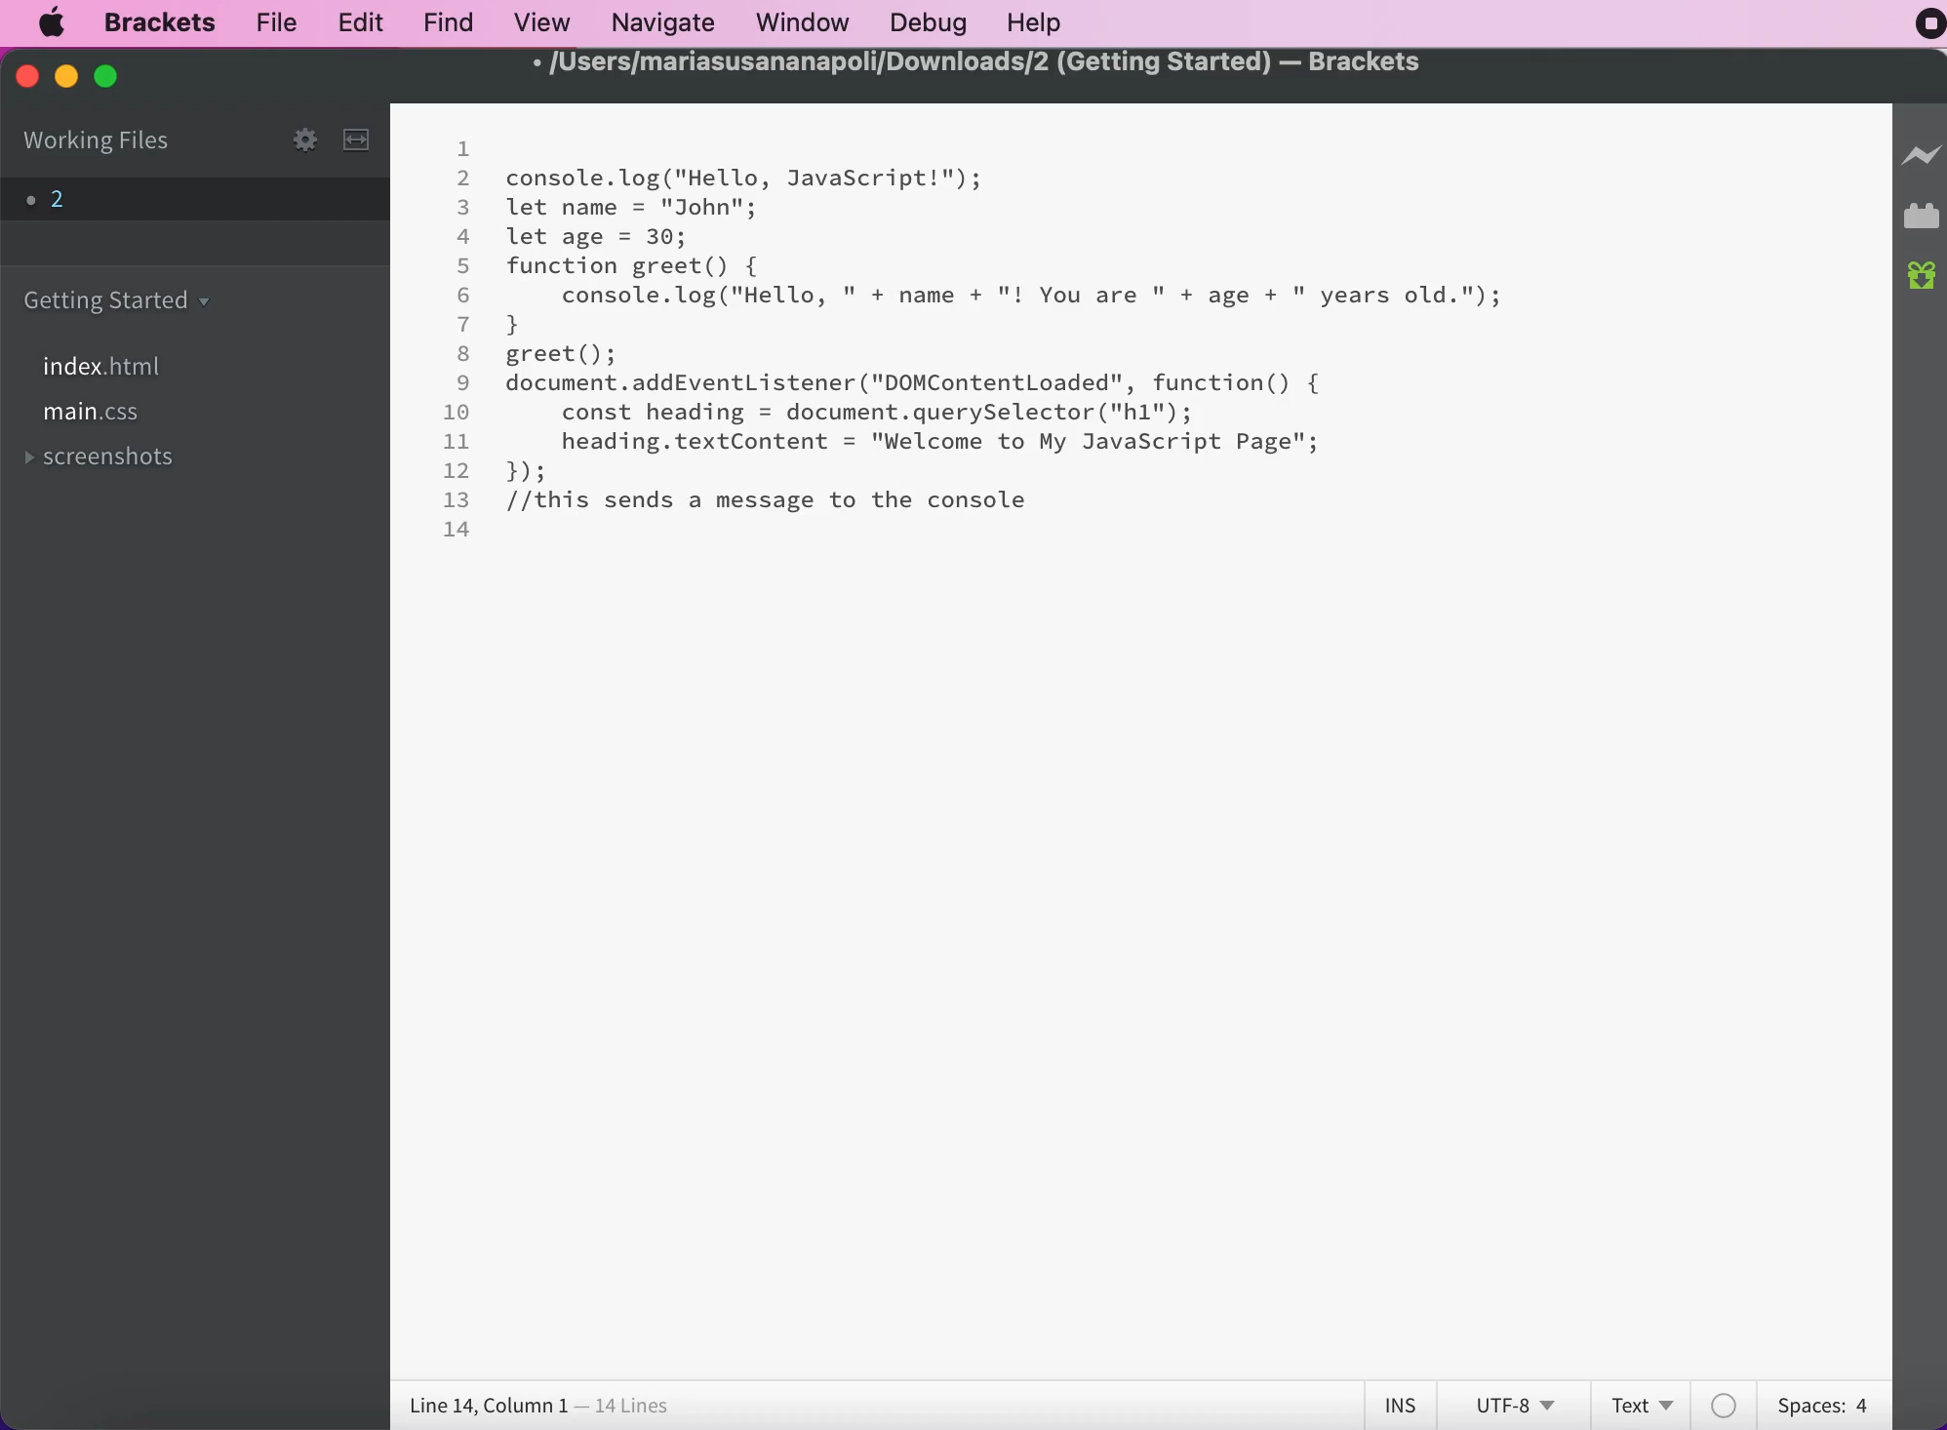  What do you see at coordinates (1921, 218) in the screenshot?
I see `extension manager` at bounding box center [1921, 218].